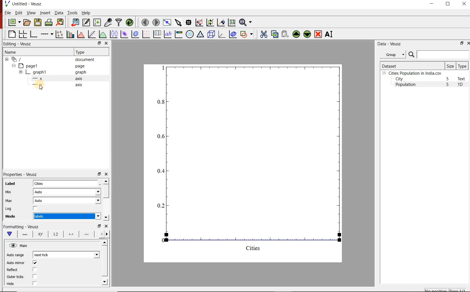 The image size is (470, 292). What do you see at coordinates (106, 174) in the screenshot?
I see `close` at bounding box center [106, 174].